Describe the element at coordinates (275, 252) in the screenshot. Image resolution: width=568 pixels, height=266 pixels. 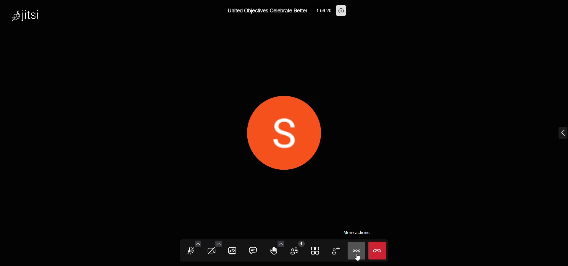
I see `raise hand` at that location.